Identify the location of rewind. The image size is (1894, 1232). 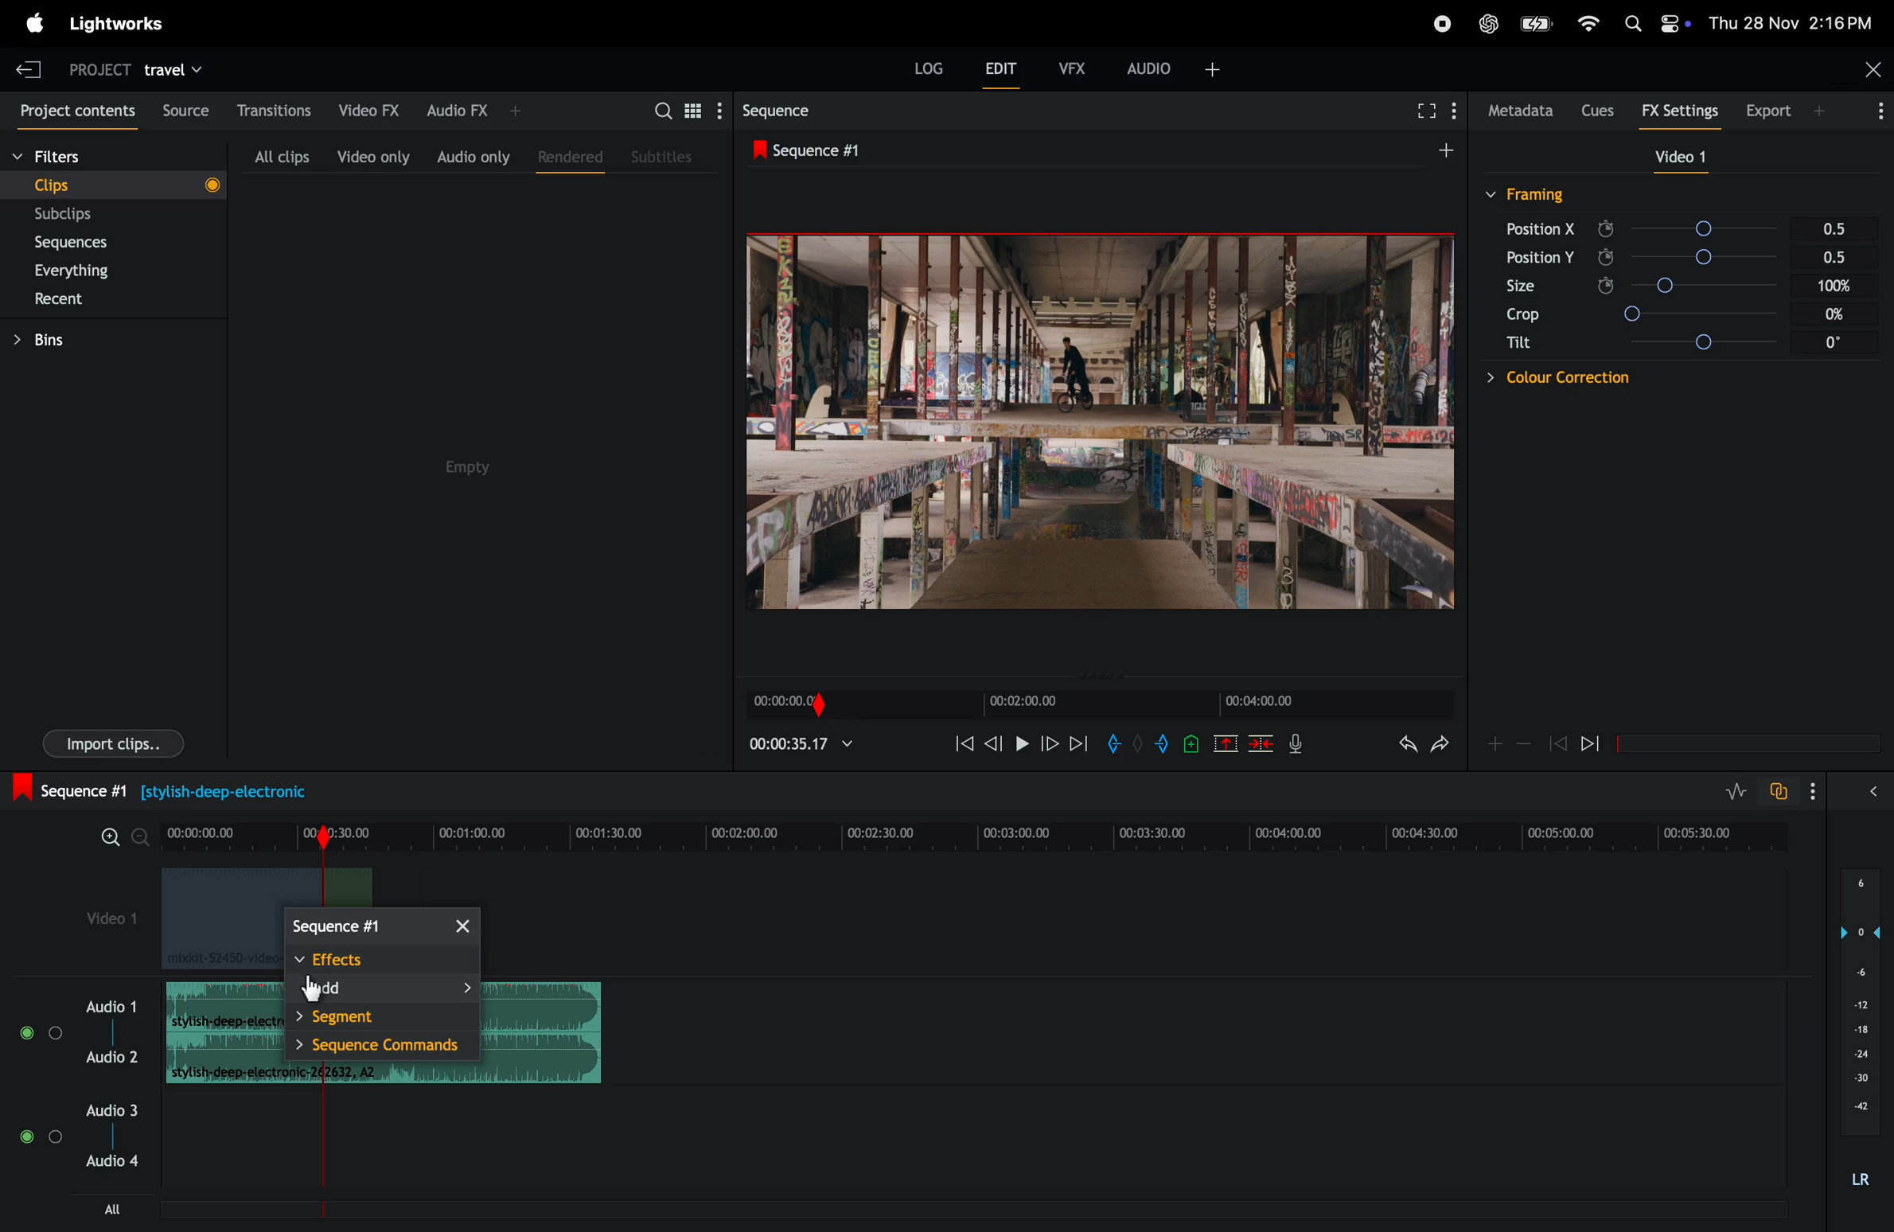
(958, 744).